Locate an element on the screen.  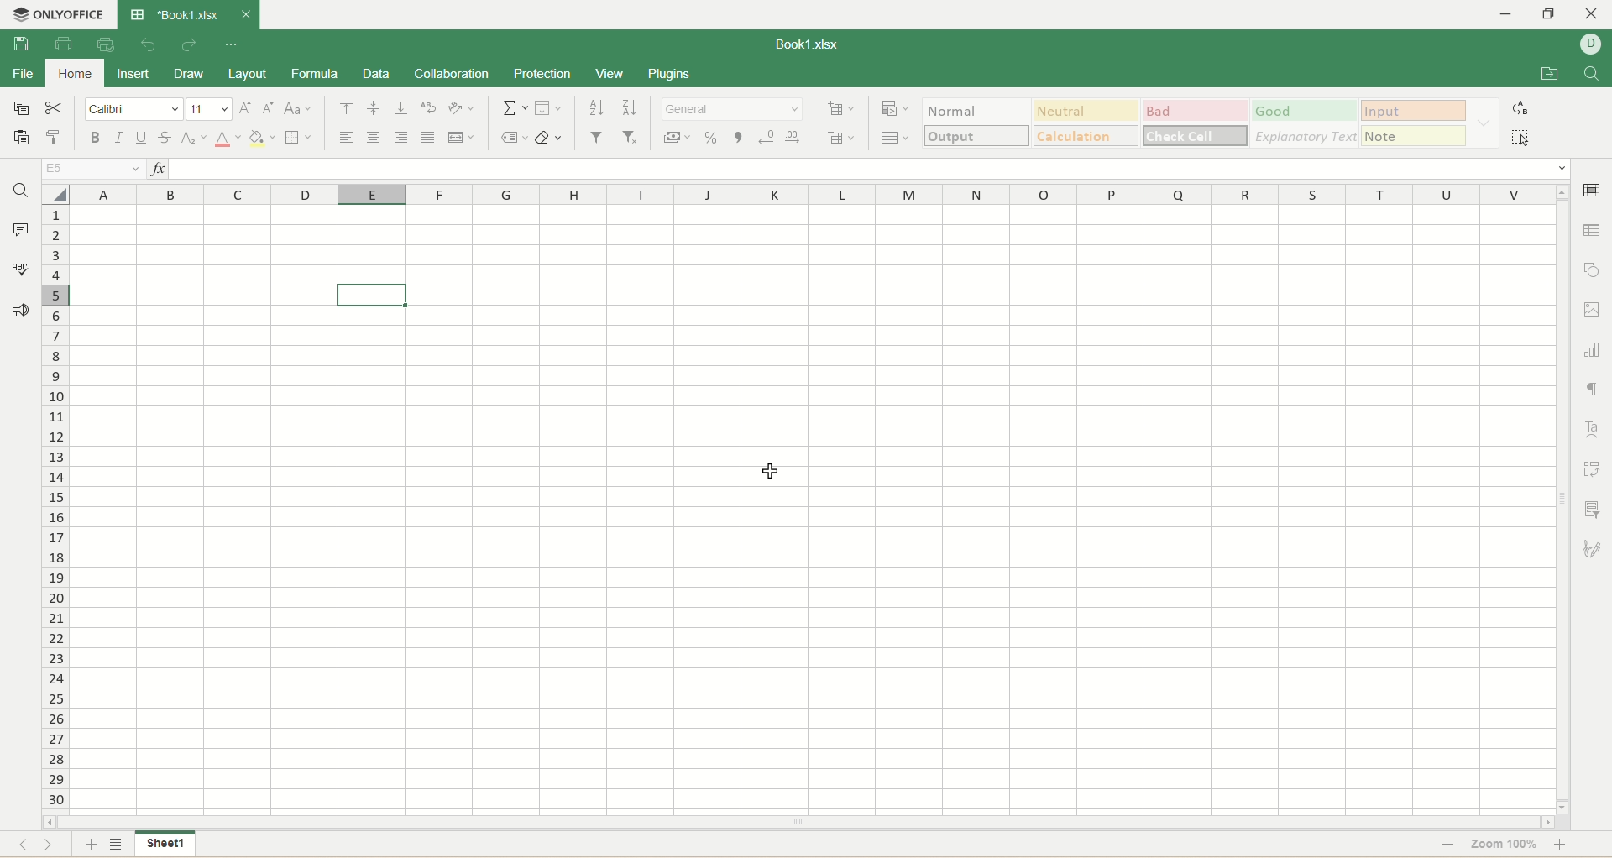
increase size is located at coordinates (246, 109).